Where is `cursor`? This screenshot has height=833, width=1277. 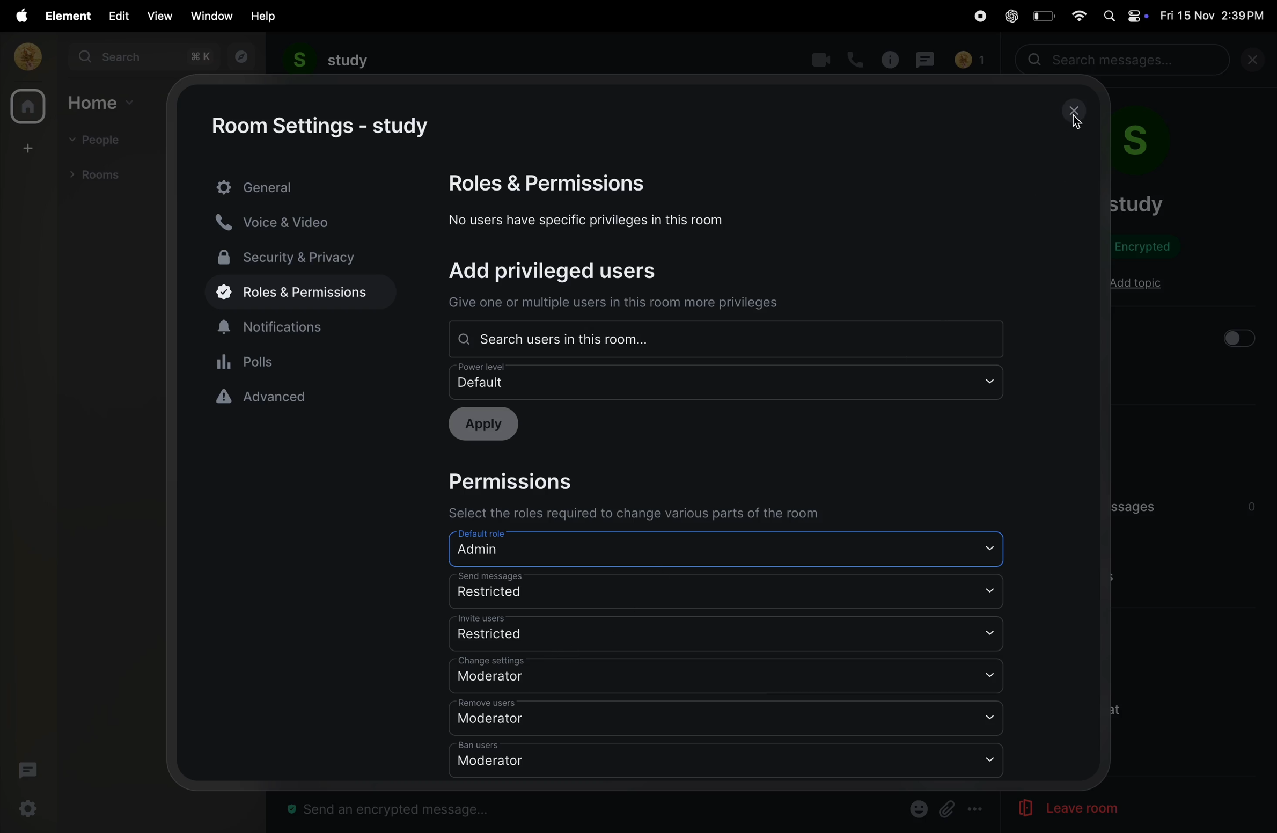
cursor is located at coordinates (1081, 119).